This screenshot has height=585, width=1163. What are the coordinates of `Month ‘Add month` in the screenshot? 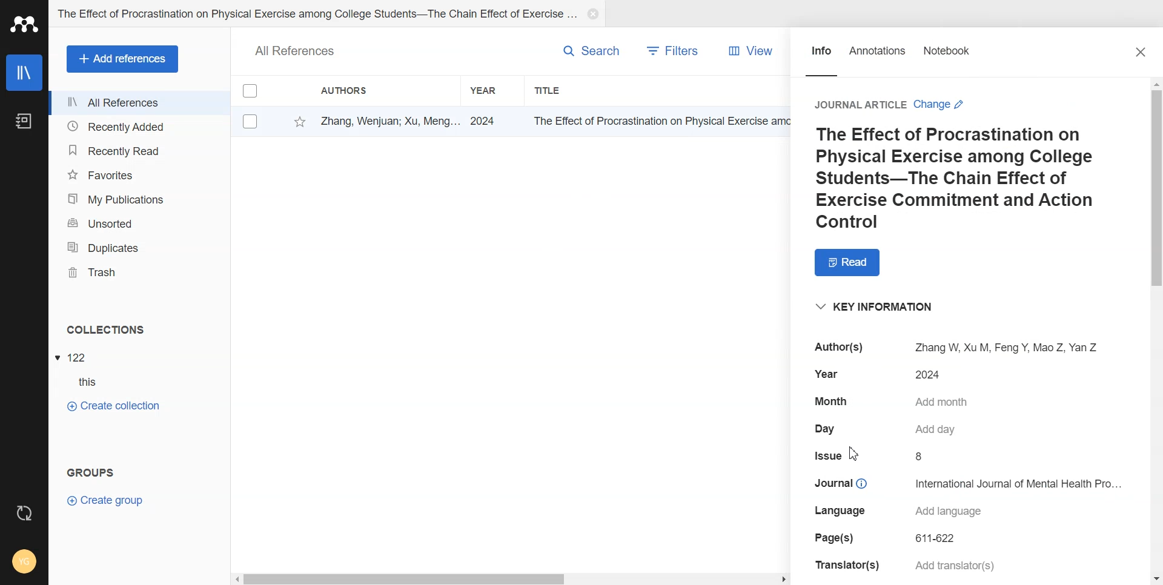 It's located at (893, 402).